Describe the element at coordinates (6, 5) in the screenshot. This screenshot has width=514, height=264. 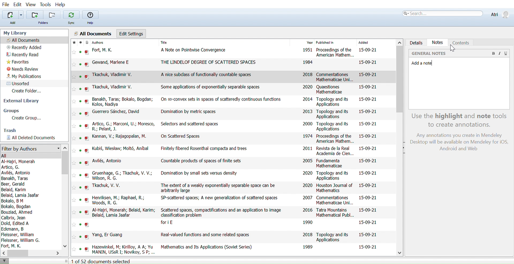
I see `File` at that location.